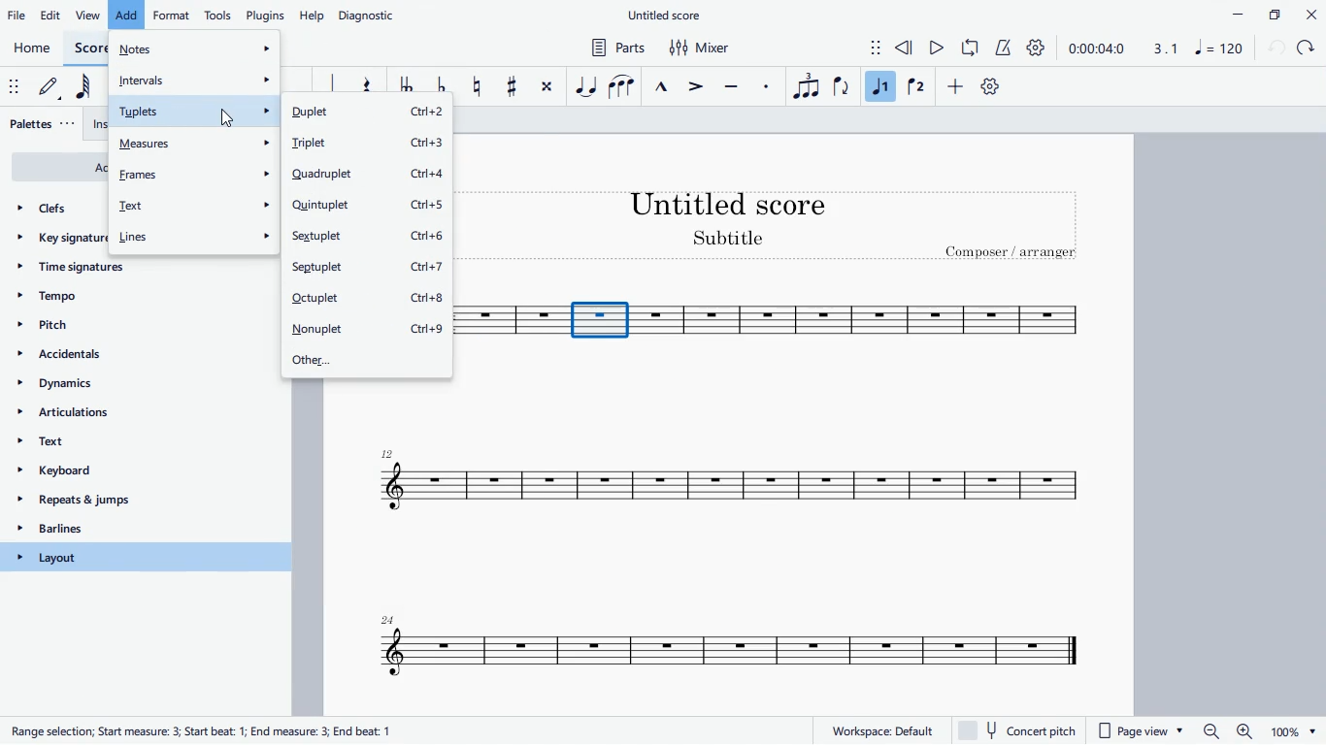  I want to click on toggle double flat, so click(405, 88).